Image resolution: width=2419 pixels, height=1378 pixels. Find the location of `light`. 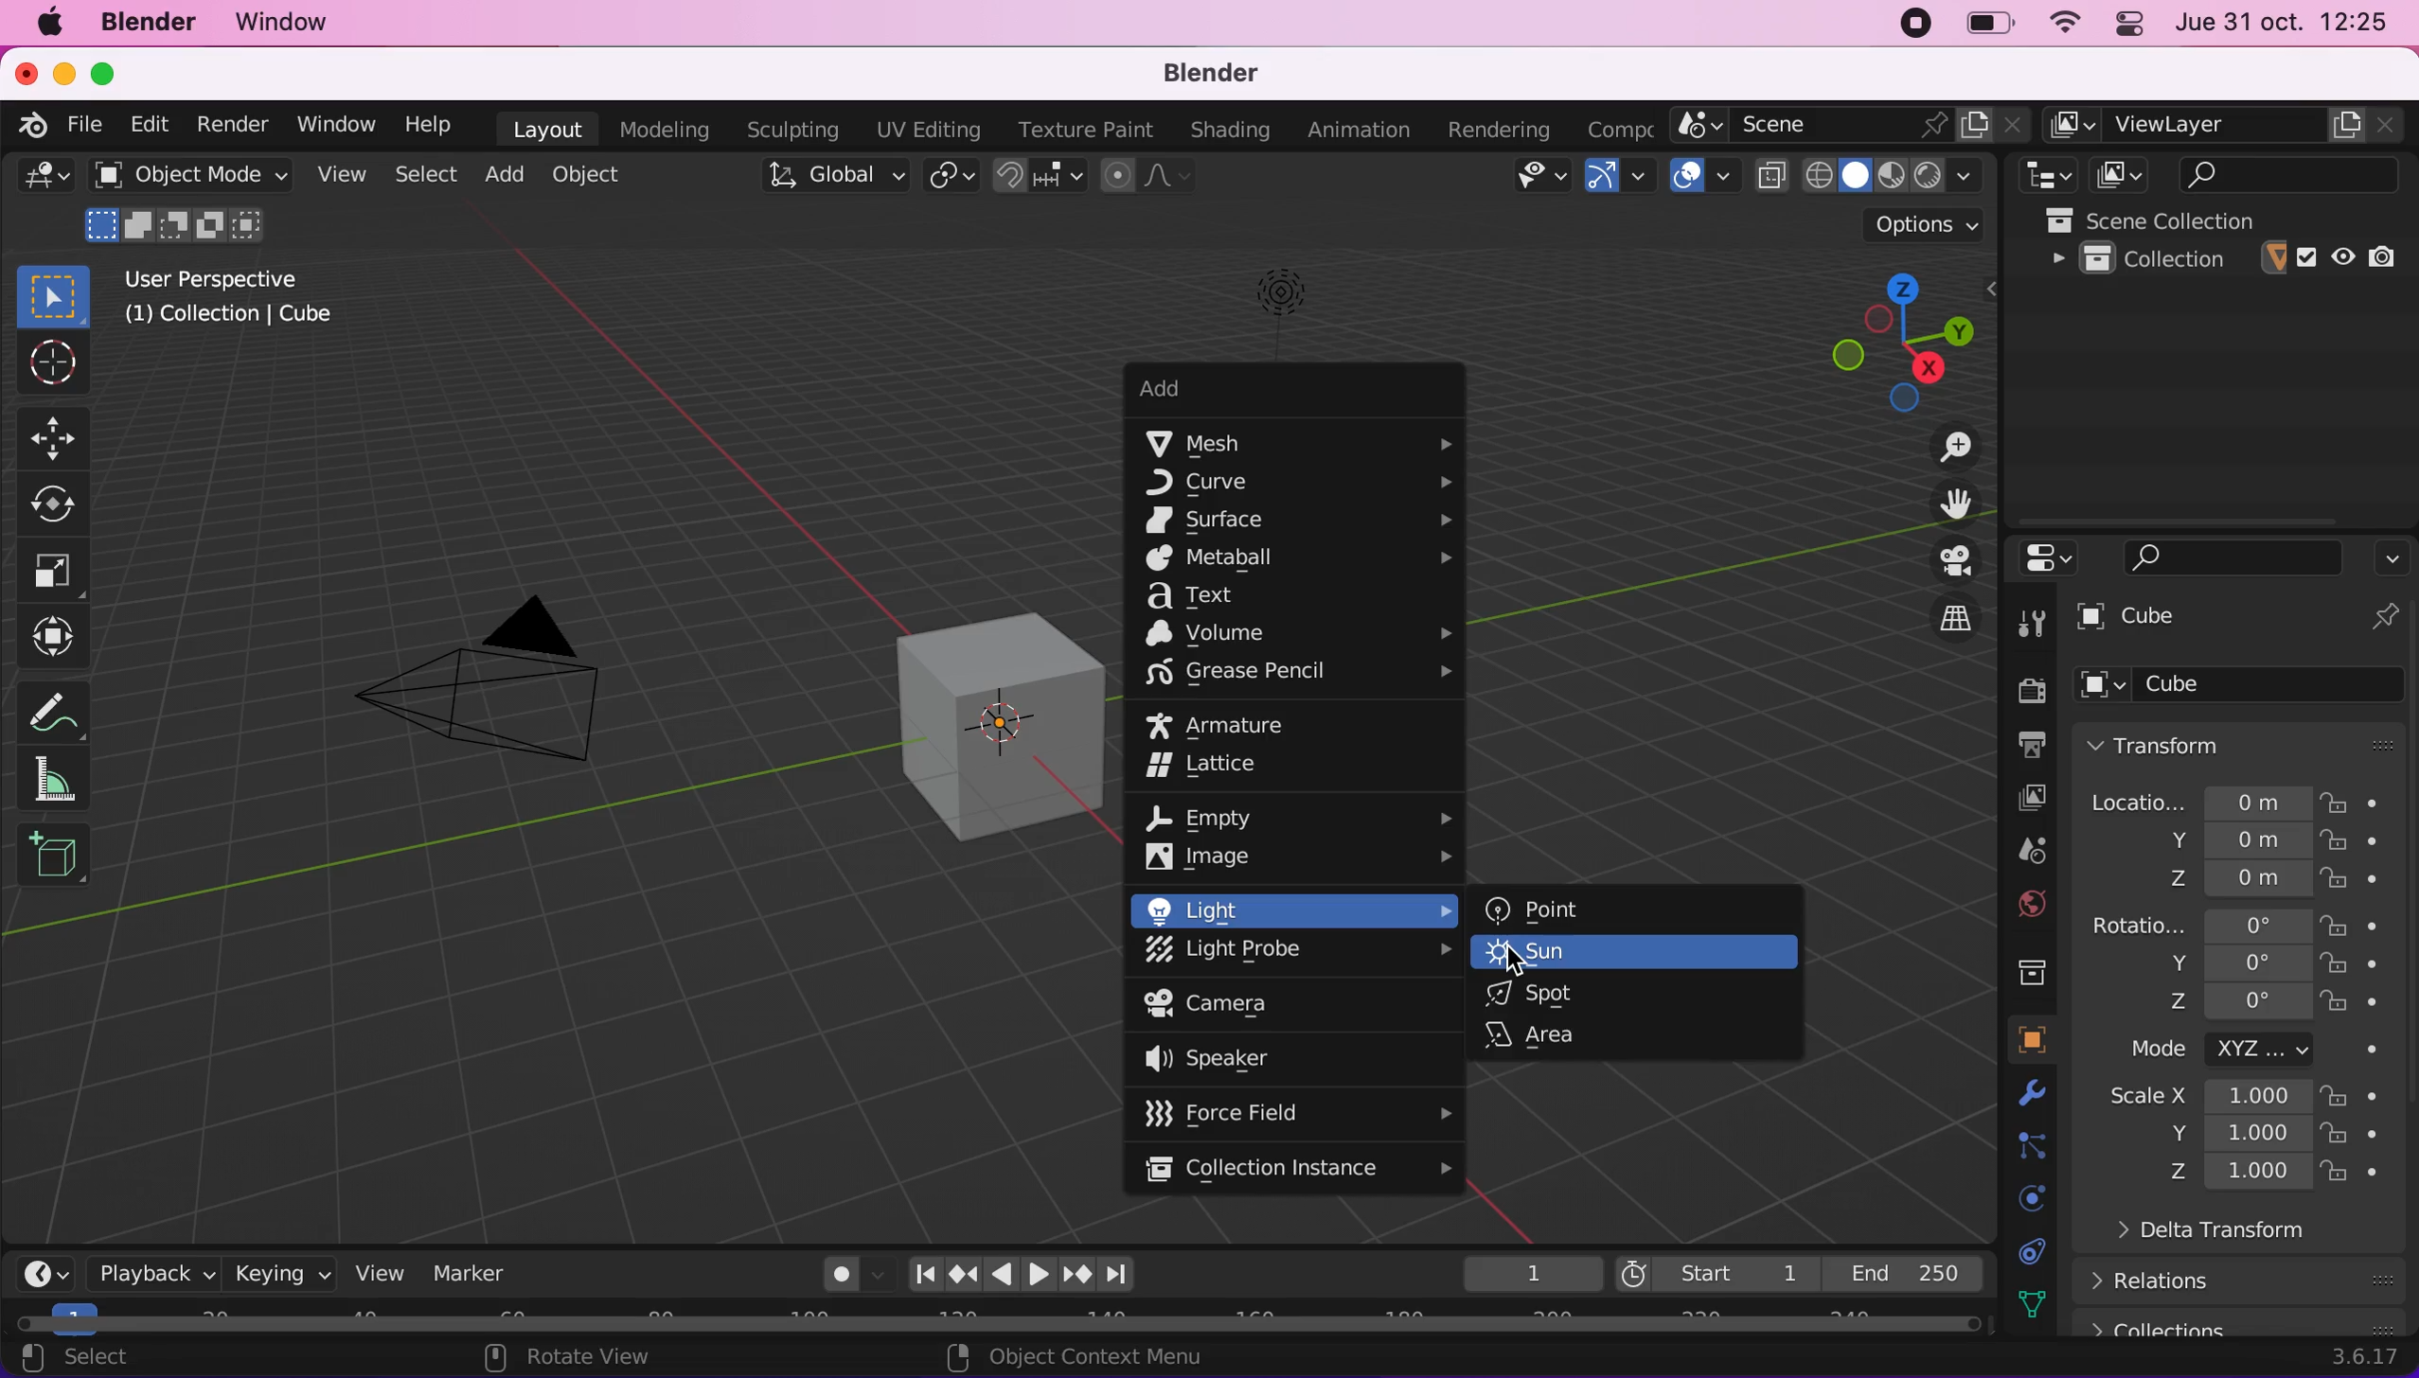

light is located at coordinates (1292, 910).